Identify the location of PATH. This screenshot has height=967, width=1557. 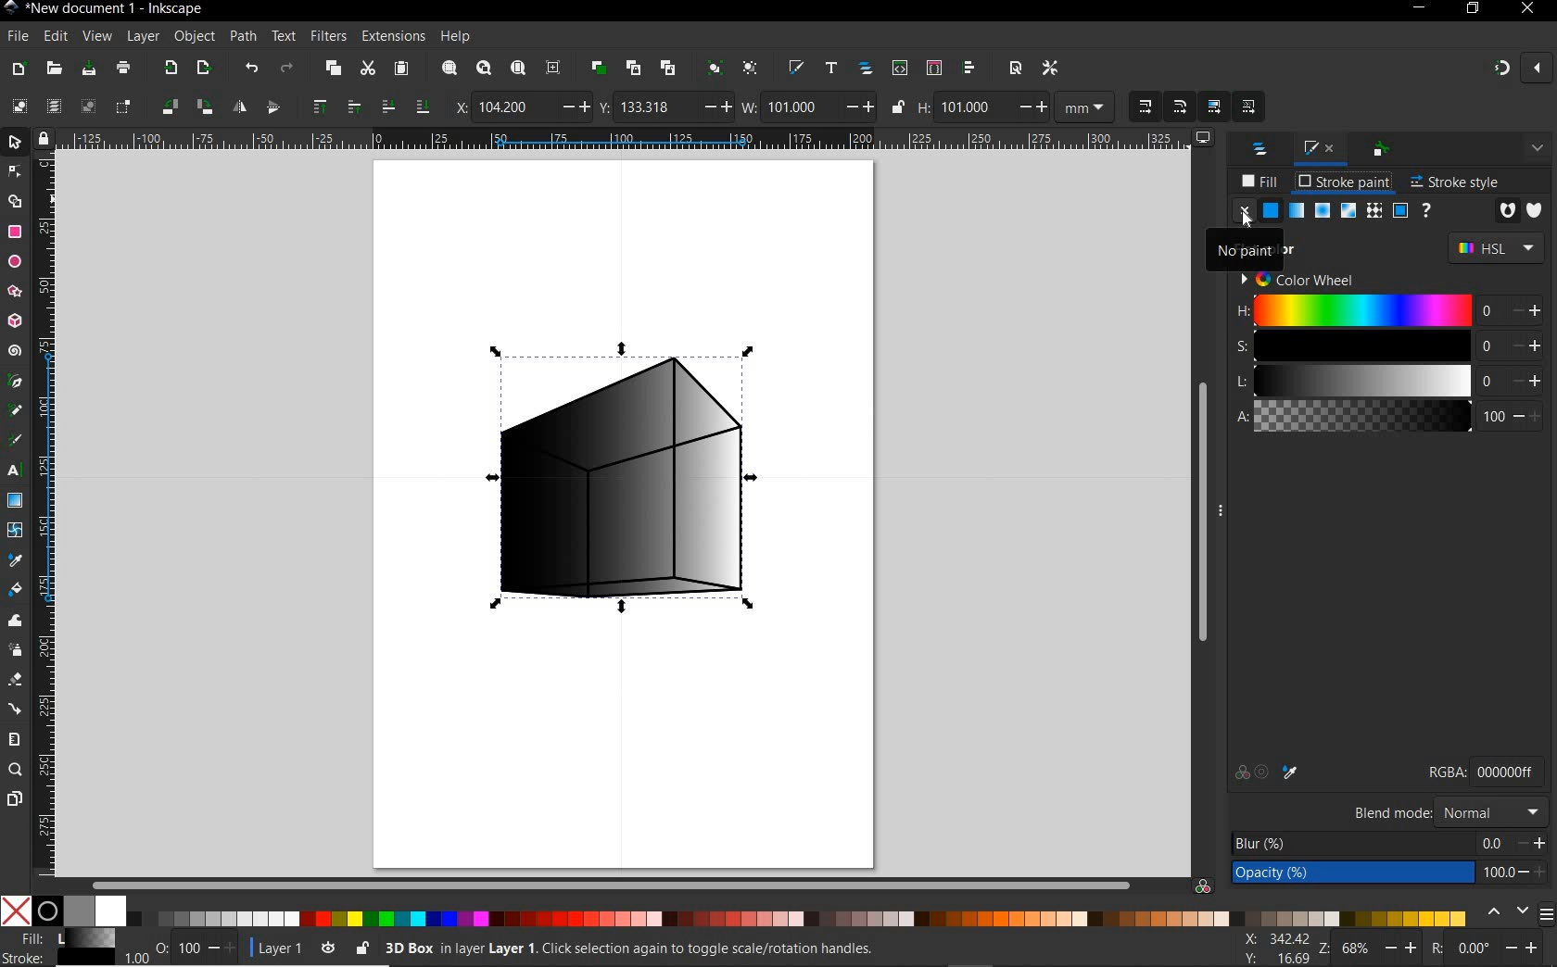
(241, 37).